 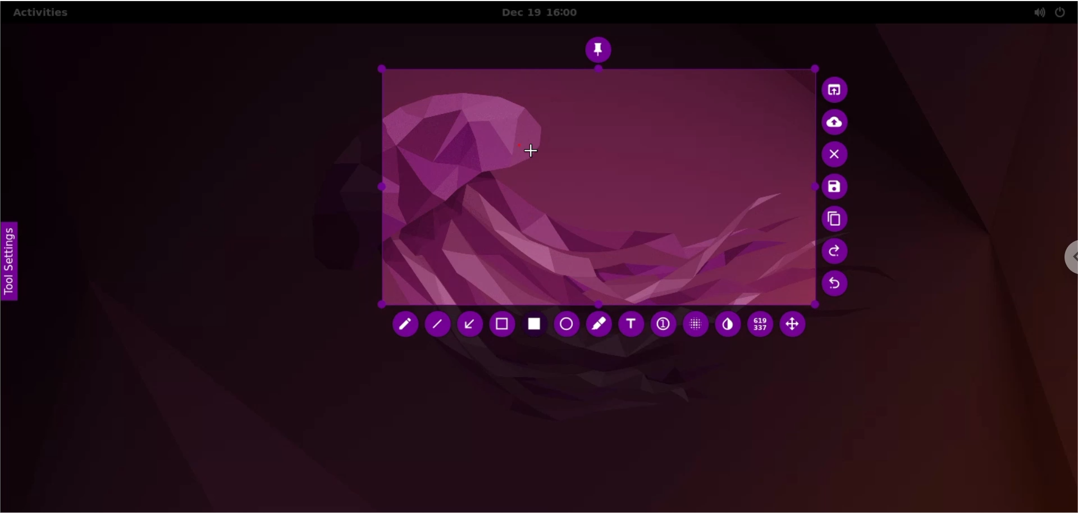 I want to click on auto increment , so click(x=661, y=327).